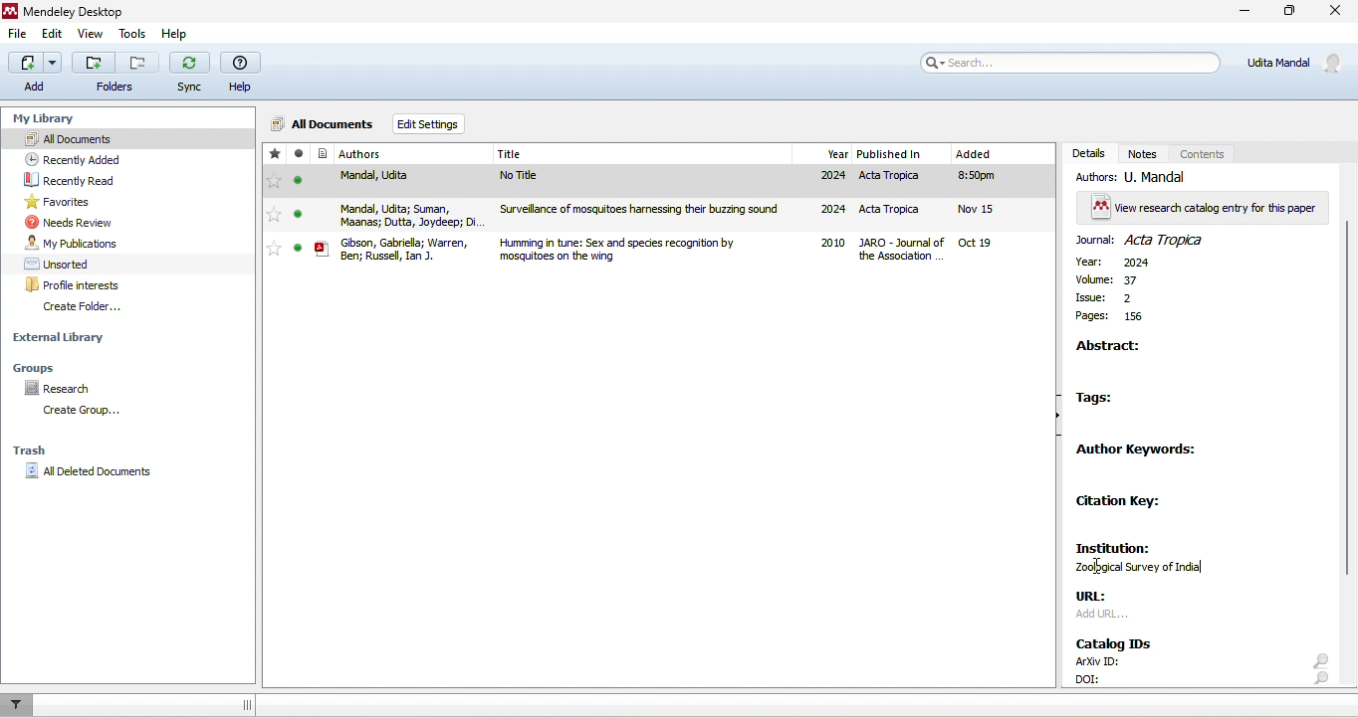 The height and width of the screenshot is (718, 1358). I want to click on vertical scroll bar, so click(1346, 401).